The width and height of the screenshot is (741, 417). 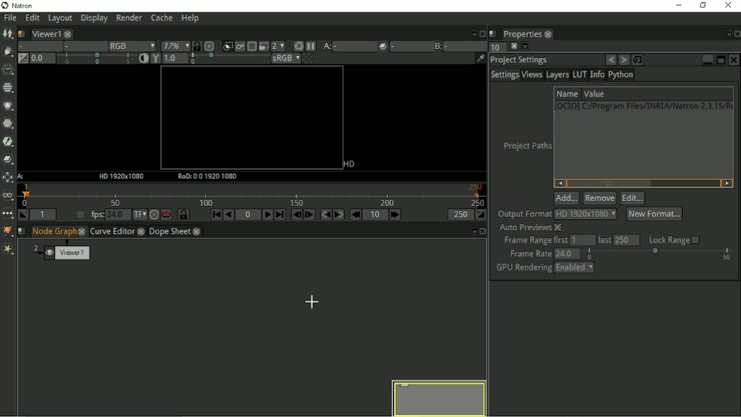 What do you see at coordinates (227, 215) in the screenshot?
I see `Play backward` at bounding box center [227, 215].